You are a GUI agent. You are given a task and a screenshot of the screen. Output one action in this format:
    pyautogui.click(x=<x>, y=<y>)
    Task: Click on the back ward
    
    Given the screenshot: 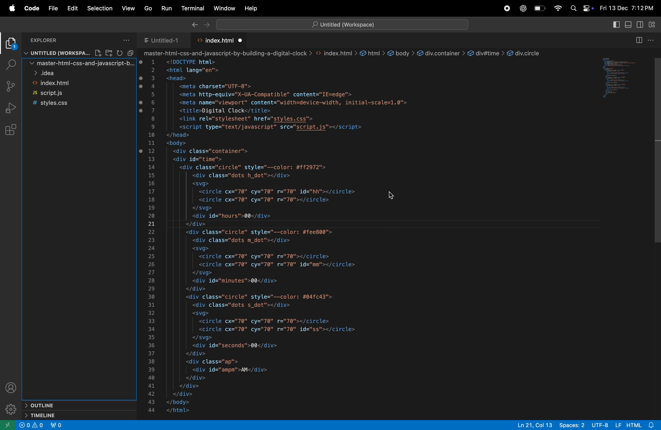 What is the action you would take?
    pyautogui.click(x=194, y=25)
    